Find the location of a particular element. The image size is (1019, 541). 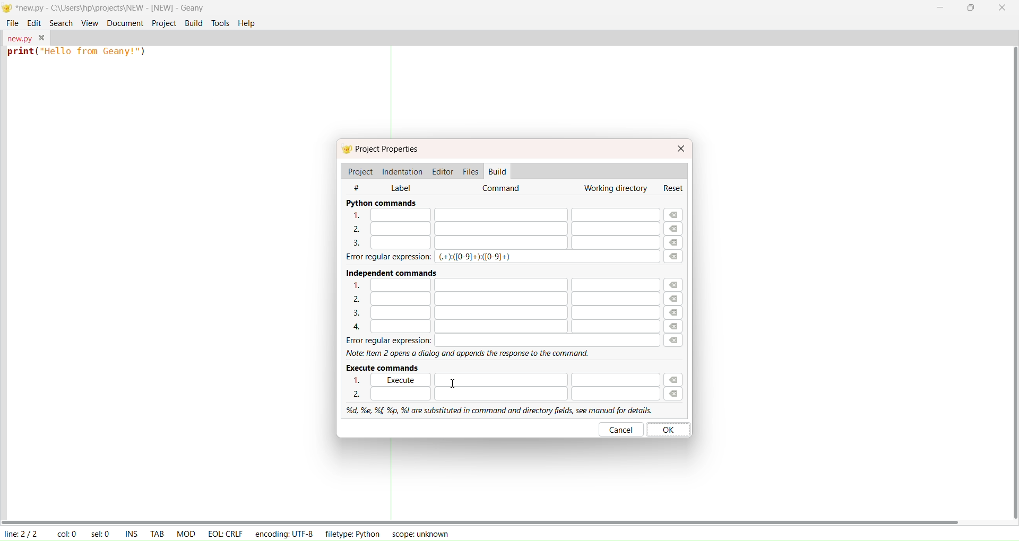

EOL CRLF is located at coordinates (226, 533).